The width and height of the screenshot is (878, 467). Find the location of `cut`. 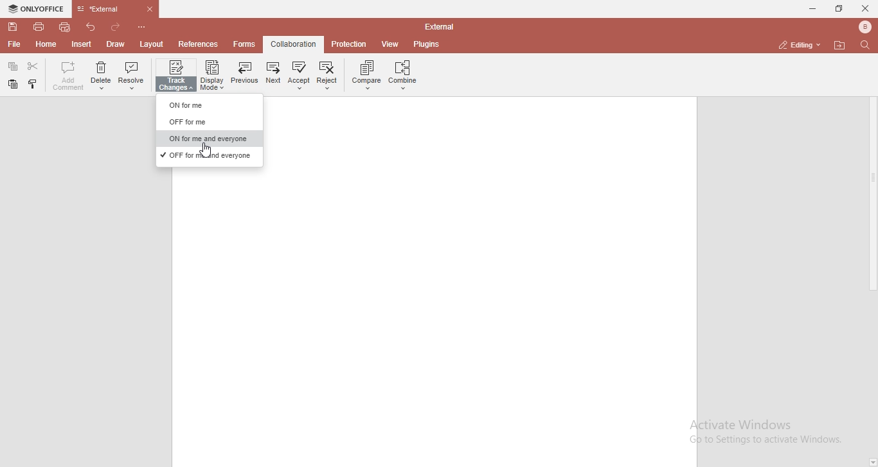

cut is located at coordinates (33, 65).